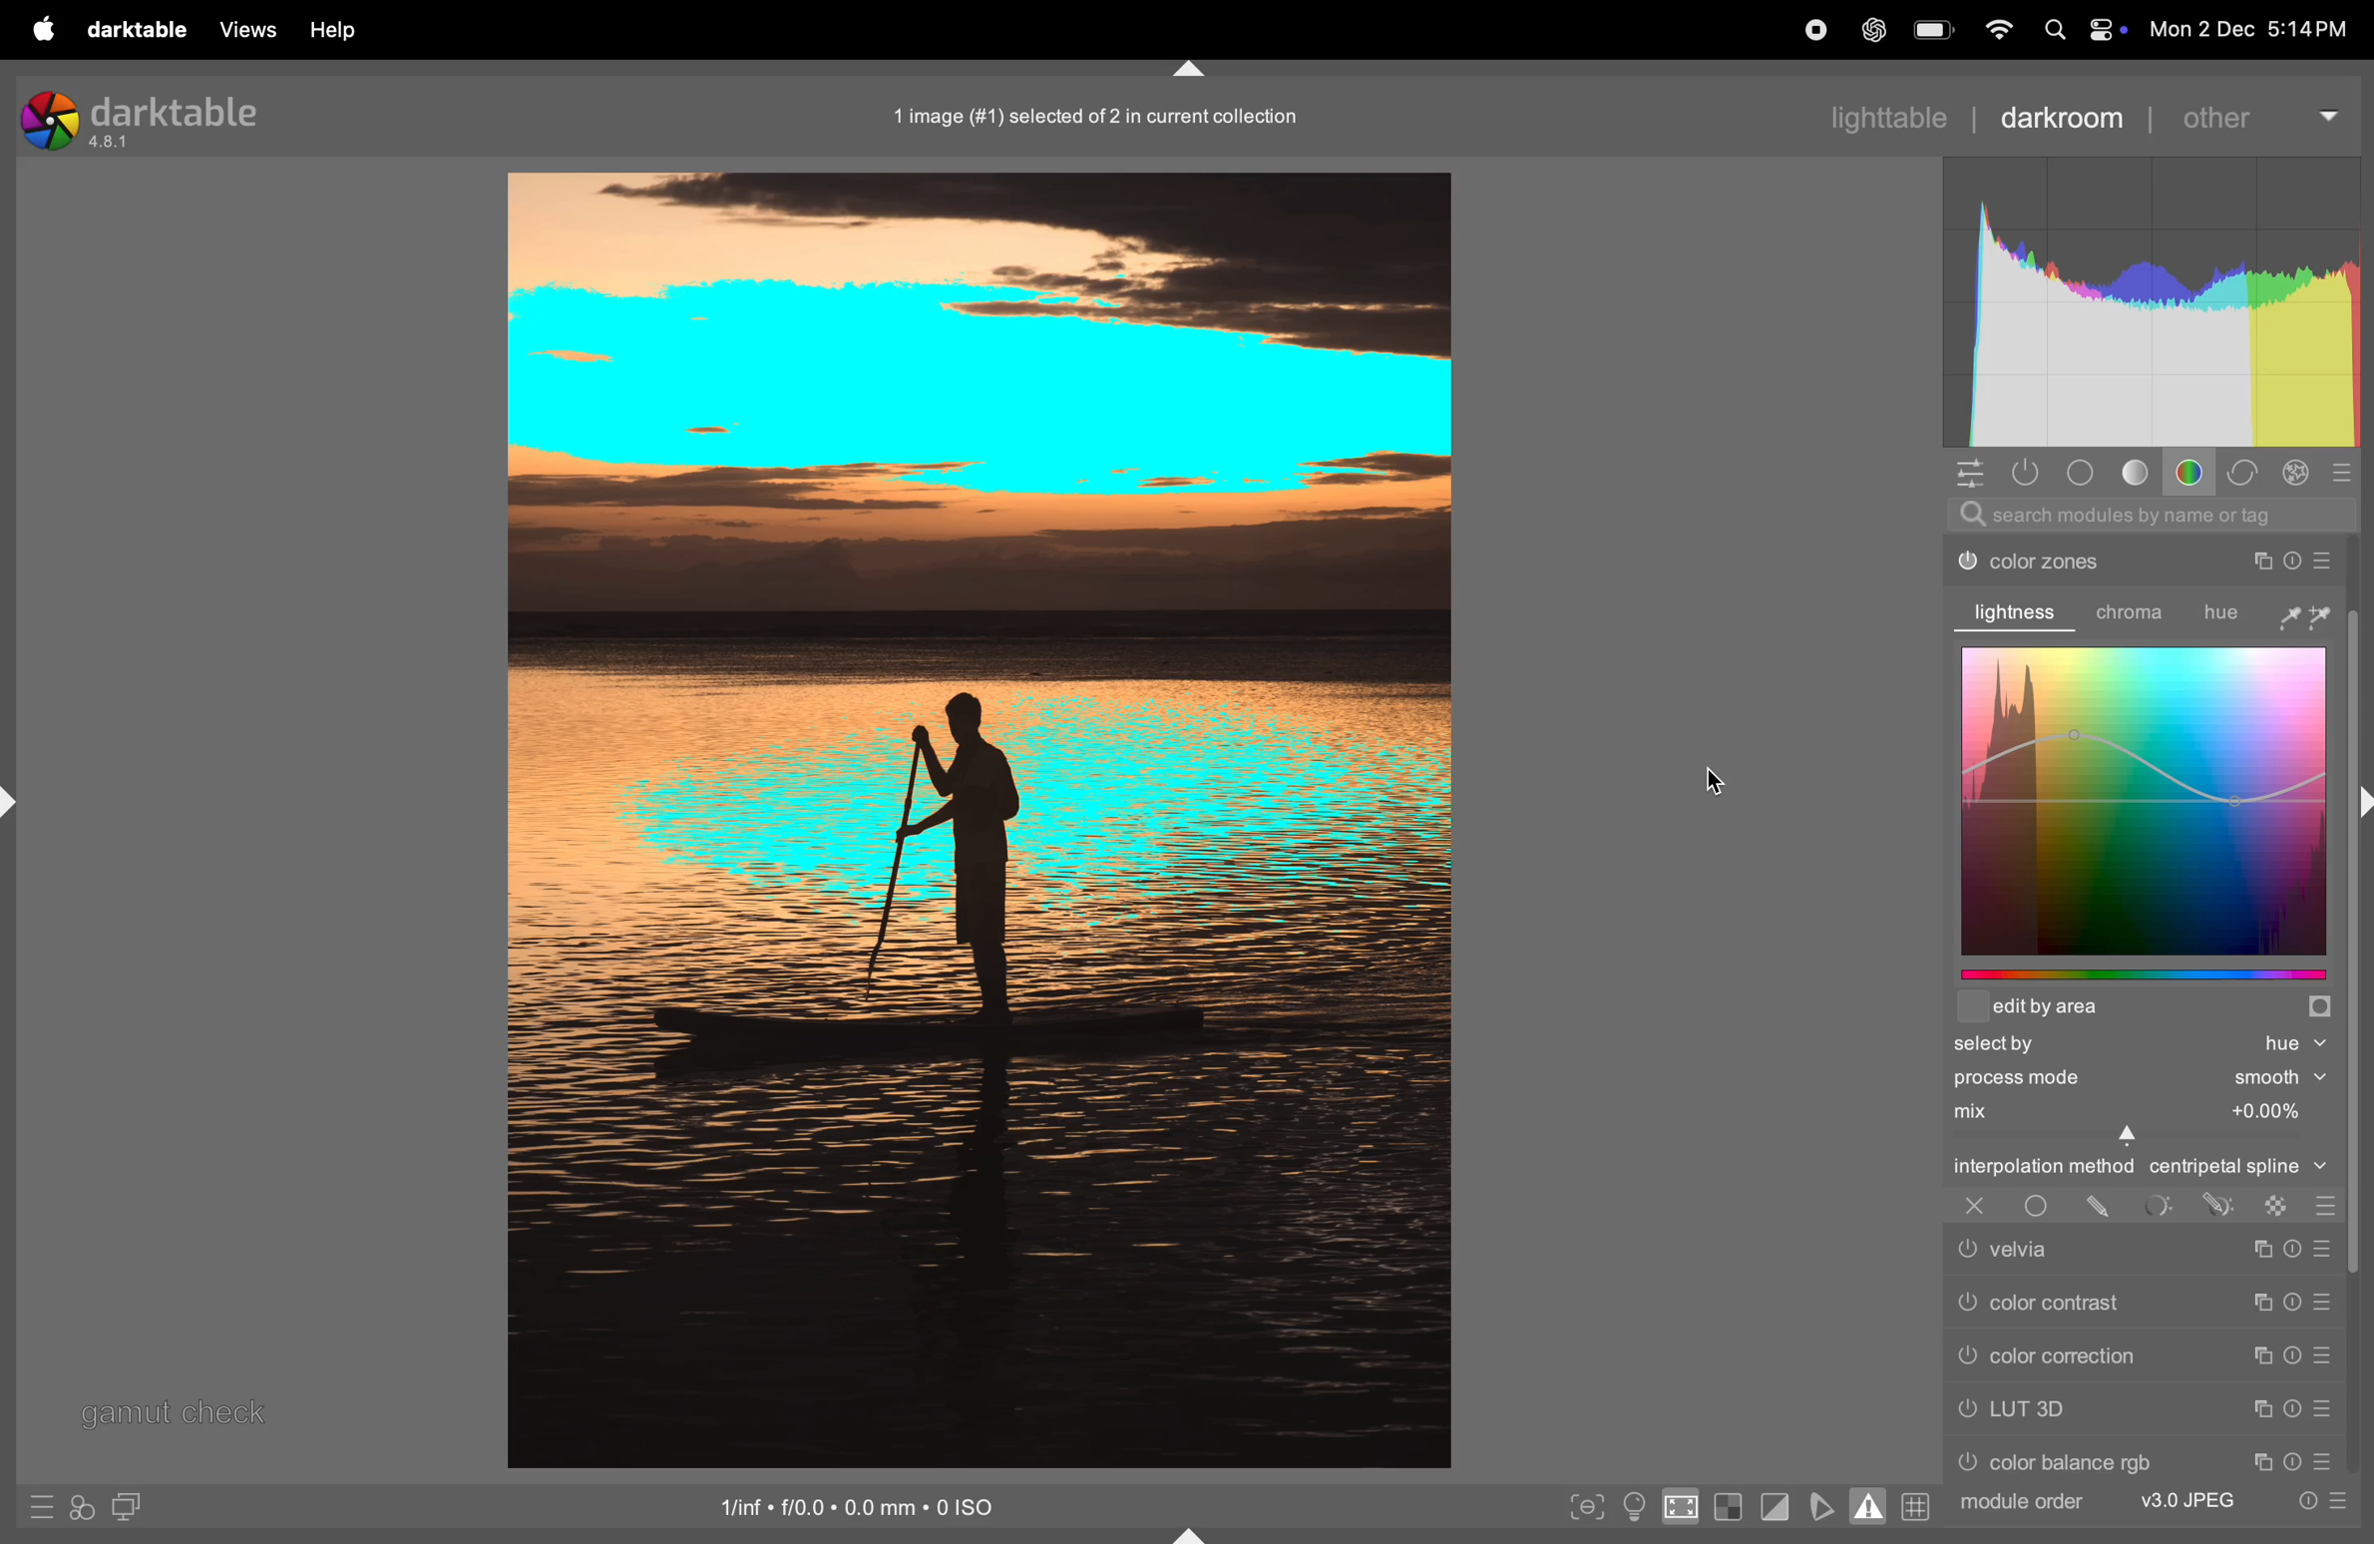 This screenshot has height=1544, width=2374. Describe the element at coordinates (2293, 1249) in the screenshot. I see `Timer` at that location.